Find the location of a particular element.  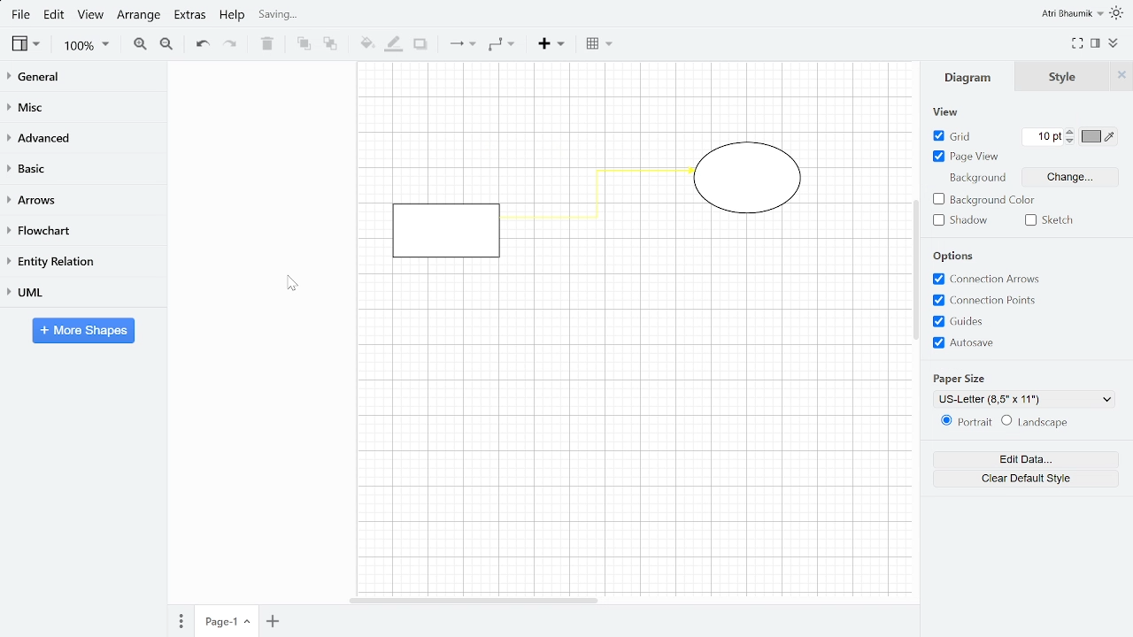

Grid is located at coordinates (951, 135).